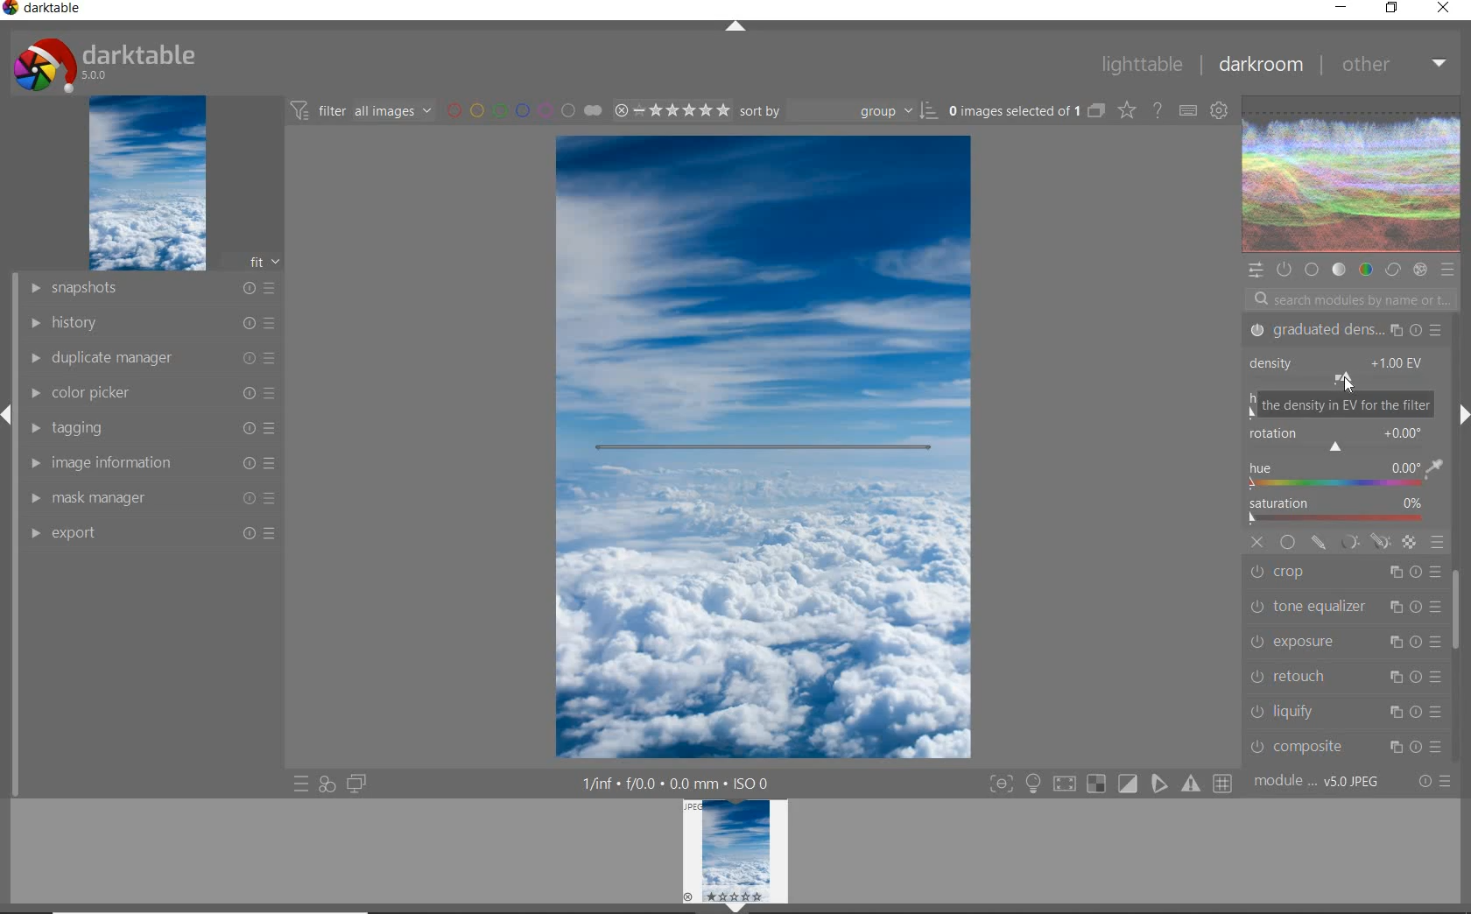 The width and height of the screenshot is (1471, 914). Describe the element at coordinates (1351, 387) in the screenshot. I see `cursor ` at that location.